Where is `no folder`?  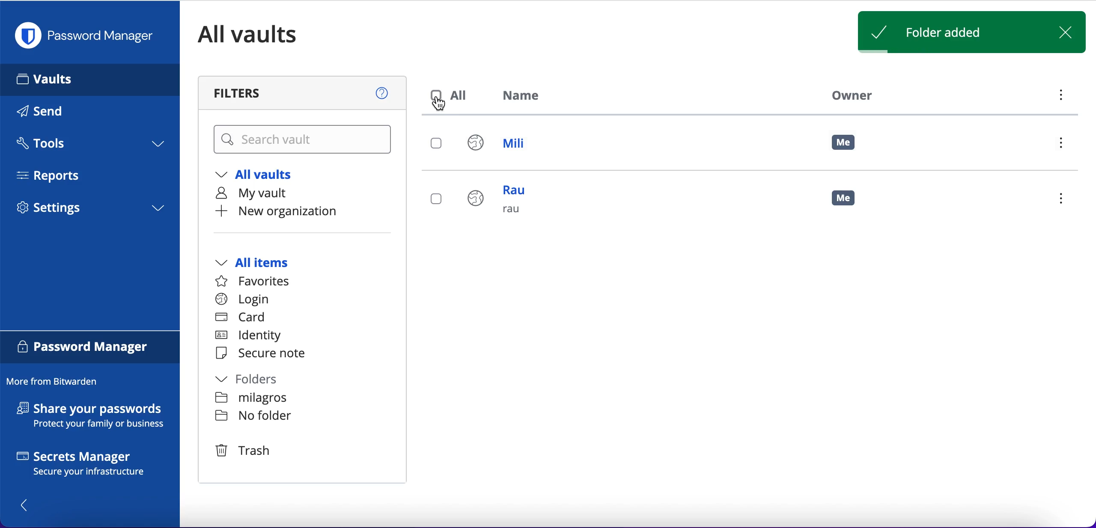
no folder is located at coordinates (253, 399).